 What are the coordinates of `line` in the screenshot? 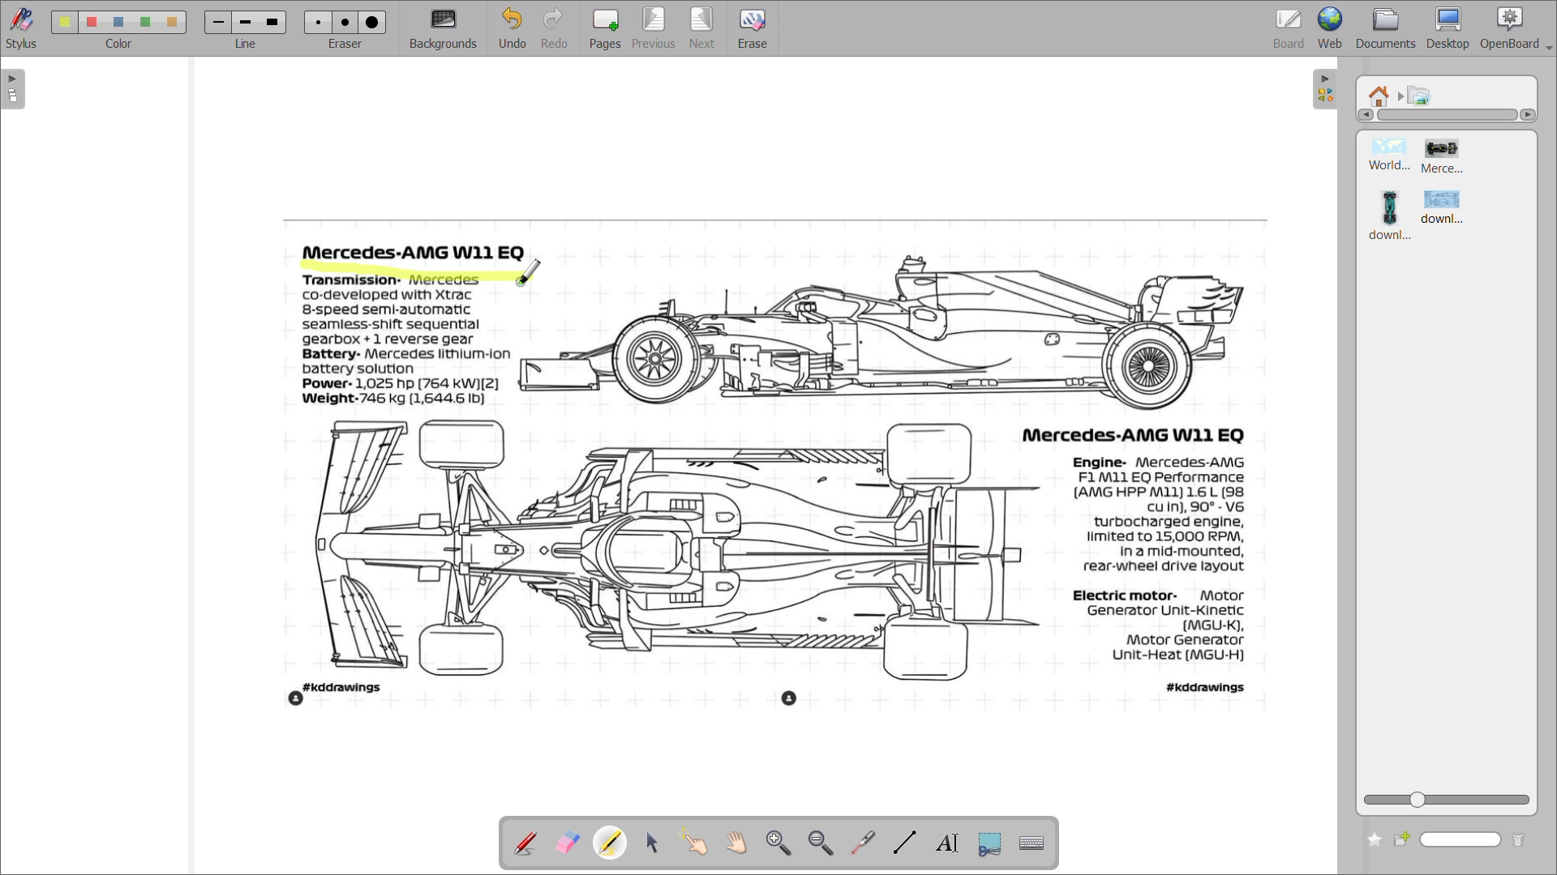 It's located at (246, 43).